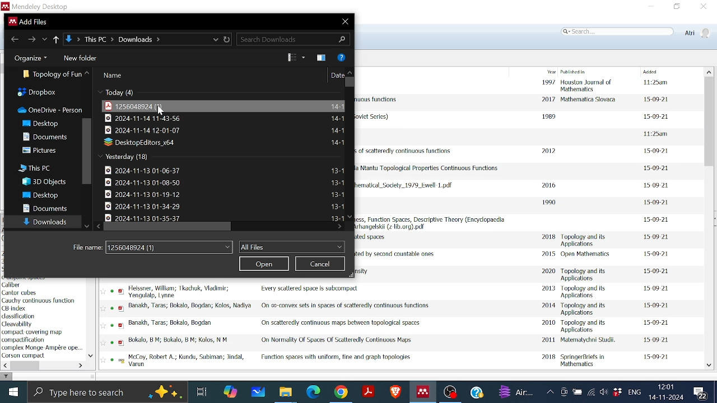 Image resolution: width=717 pixels, height=403 pixels. What do you see at coordinates (657, 306) in the screenshot?
I see `date` at bounding box center [657, 306].